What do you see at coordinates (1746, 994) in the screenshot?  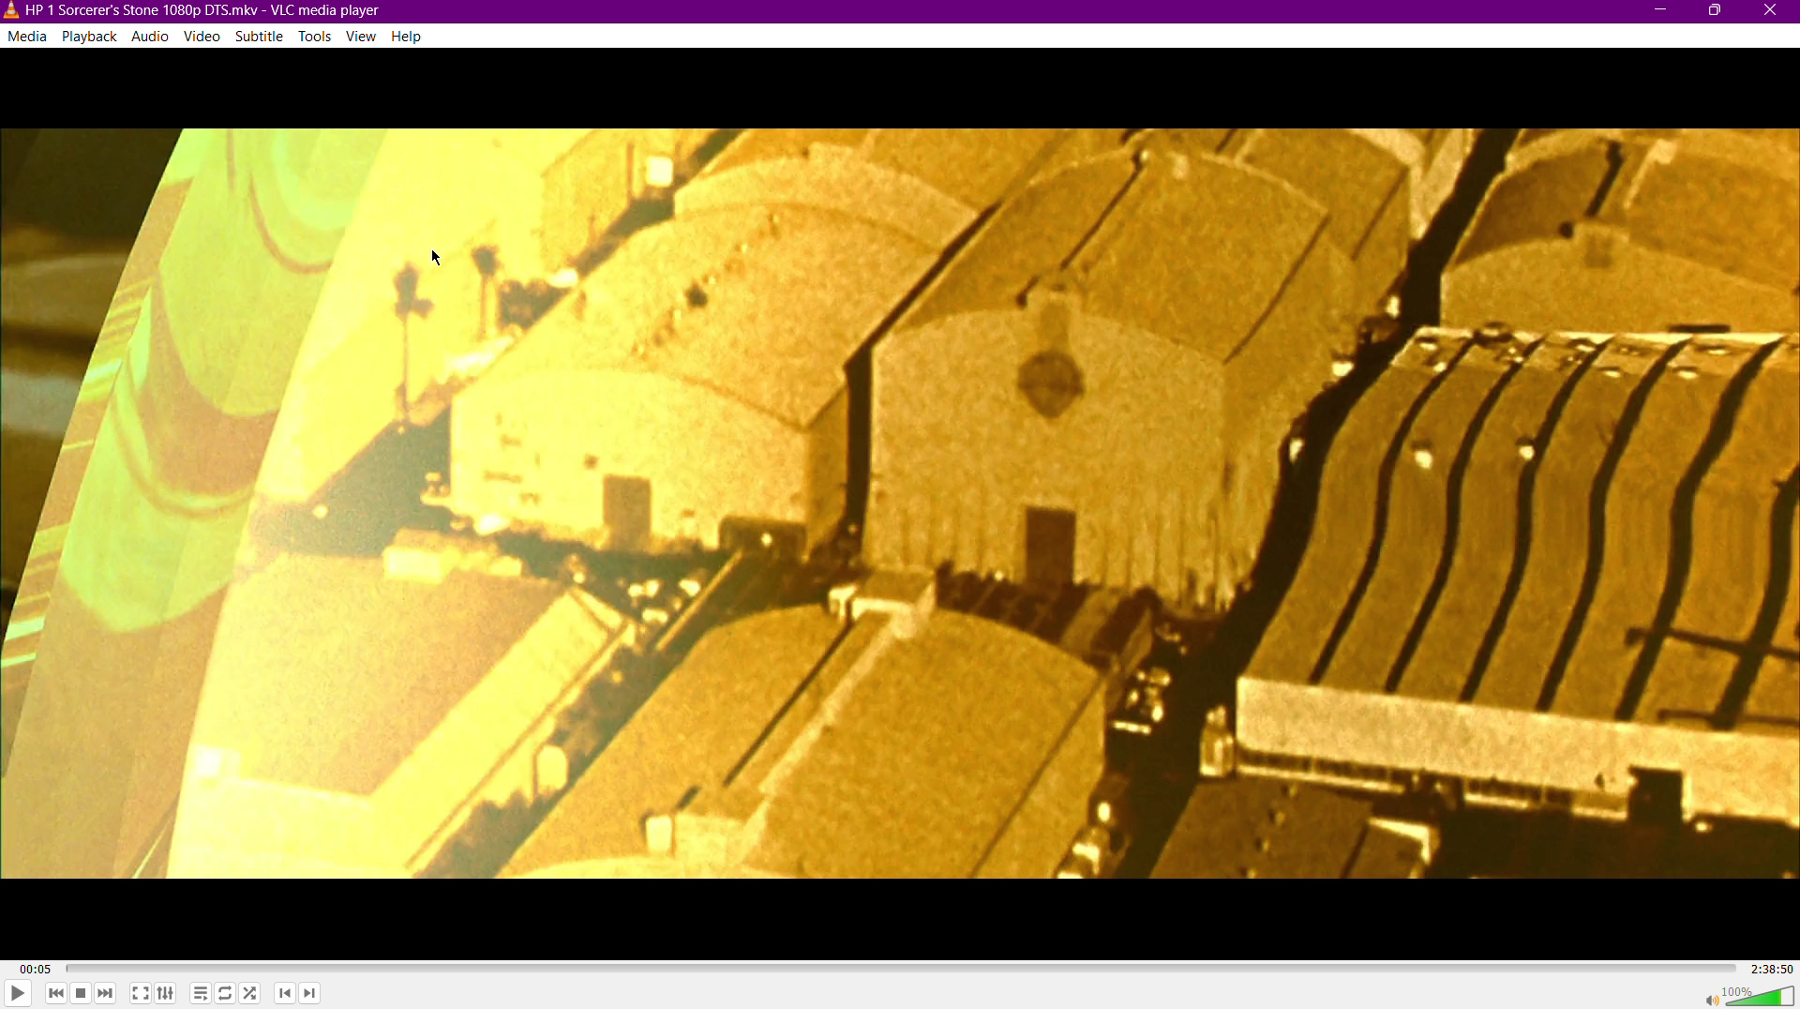 I see `Volume 100%` at bounding box center [1746, 994].